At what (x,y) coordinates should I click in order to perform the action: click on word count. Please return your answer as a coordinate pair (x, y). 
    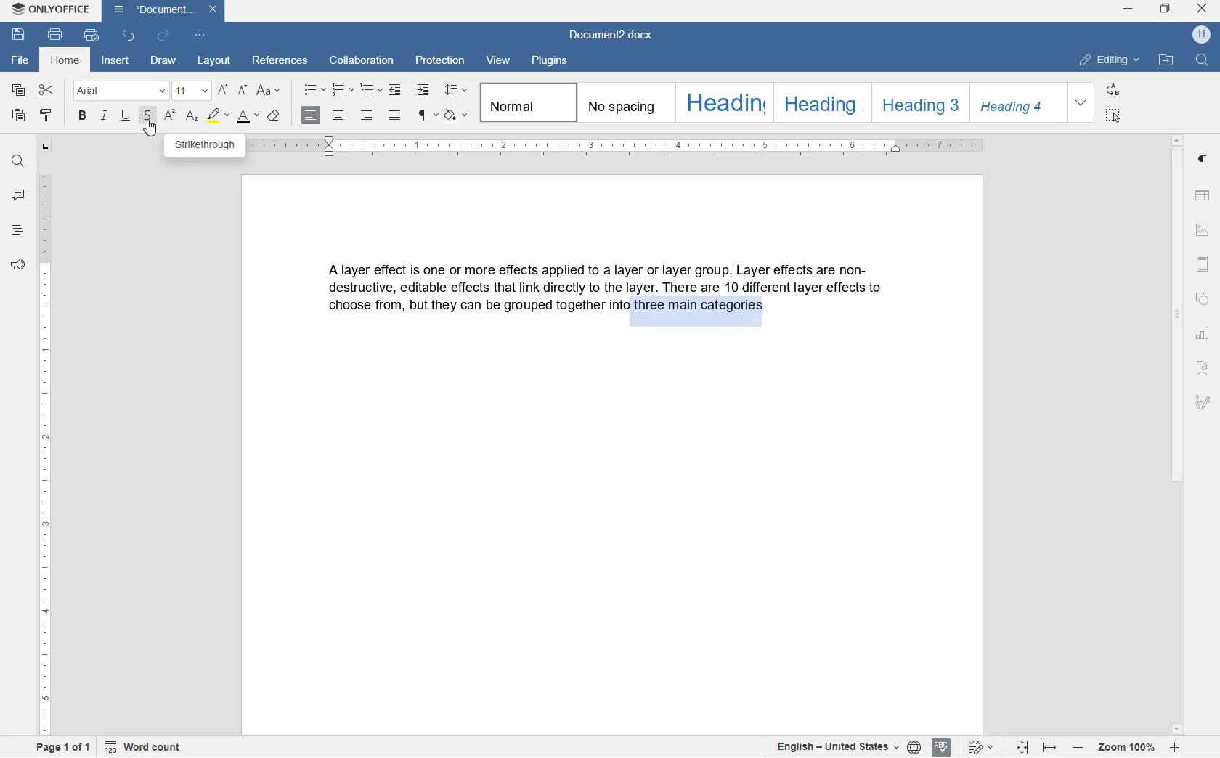
    Looking at the image, I should click on (144, 748).